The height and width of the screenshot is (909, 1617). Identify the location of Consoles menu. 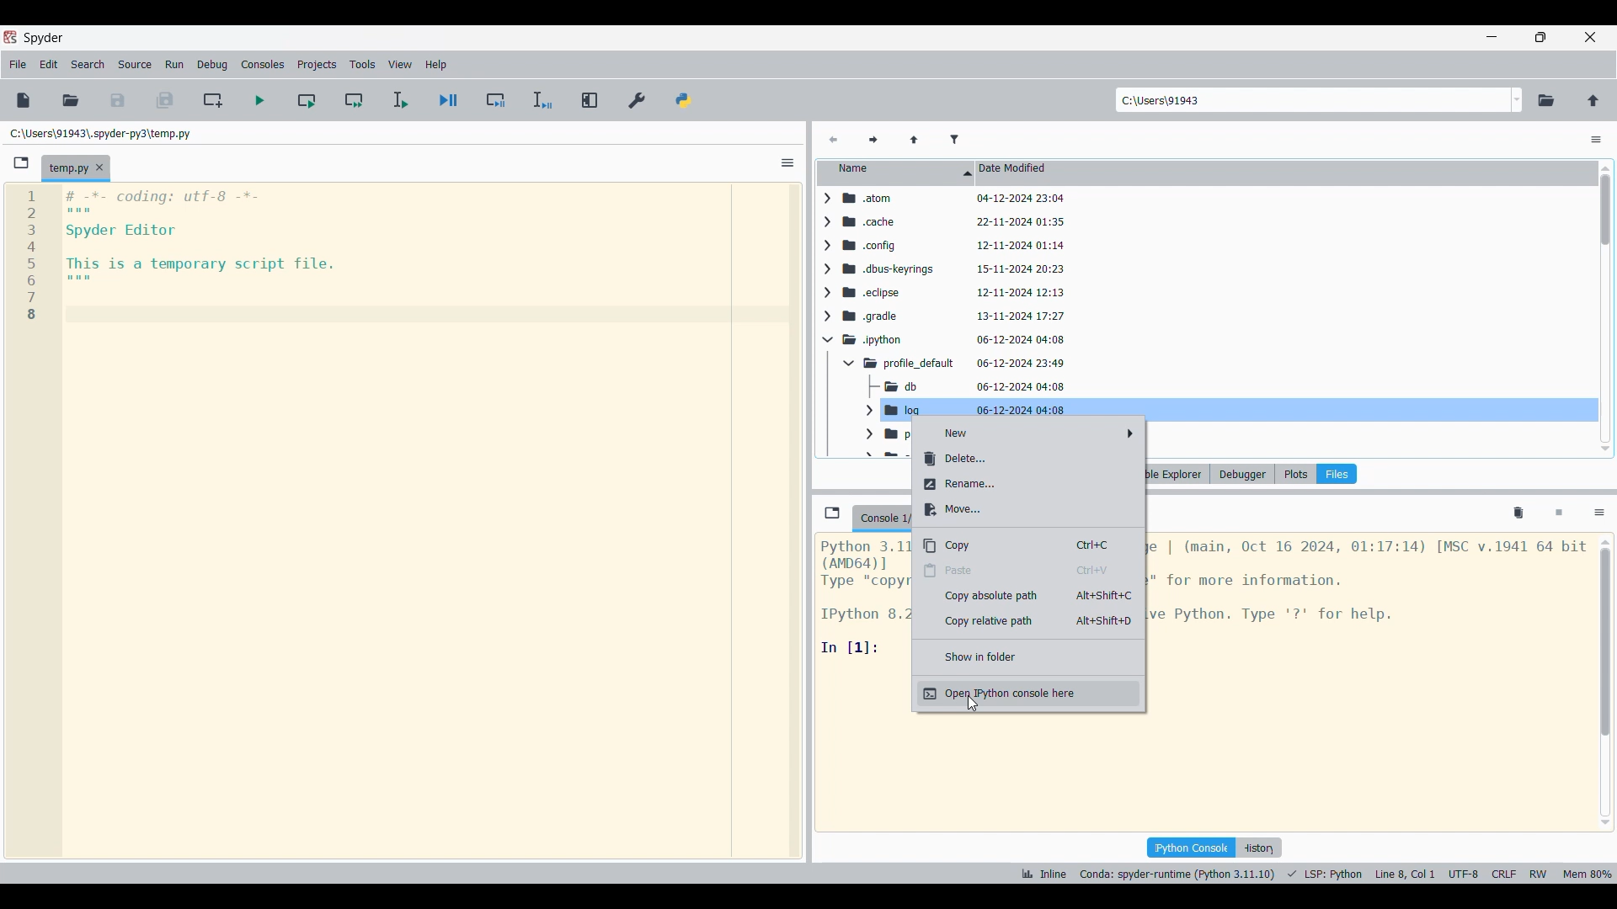
(262, 65).